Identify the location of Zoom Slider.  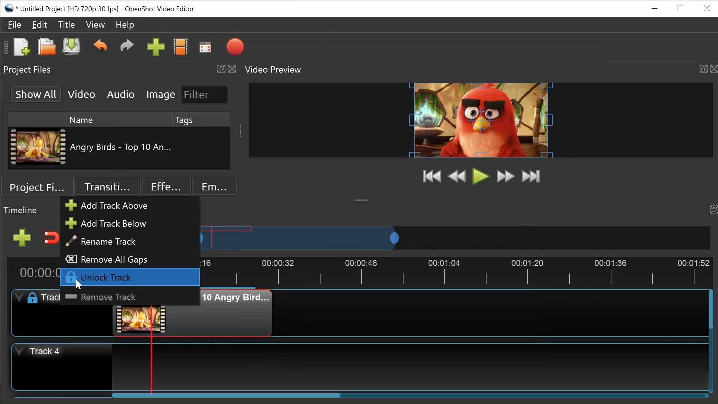
(454, 238).